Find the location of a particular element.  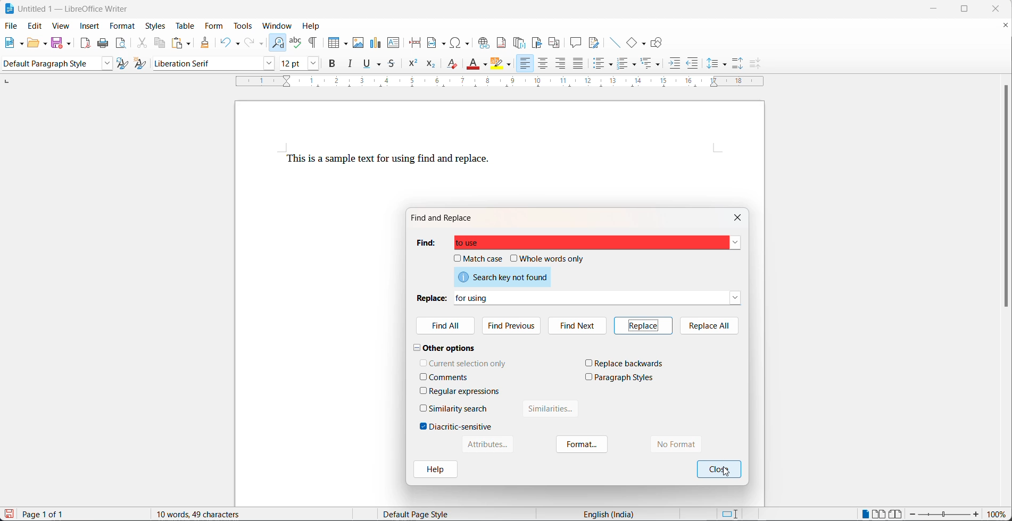

insert bookmark is located at coordinates (539, 43).